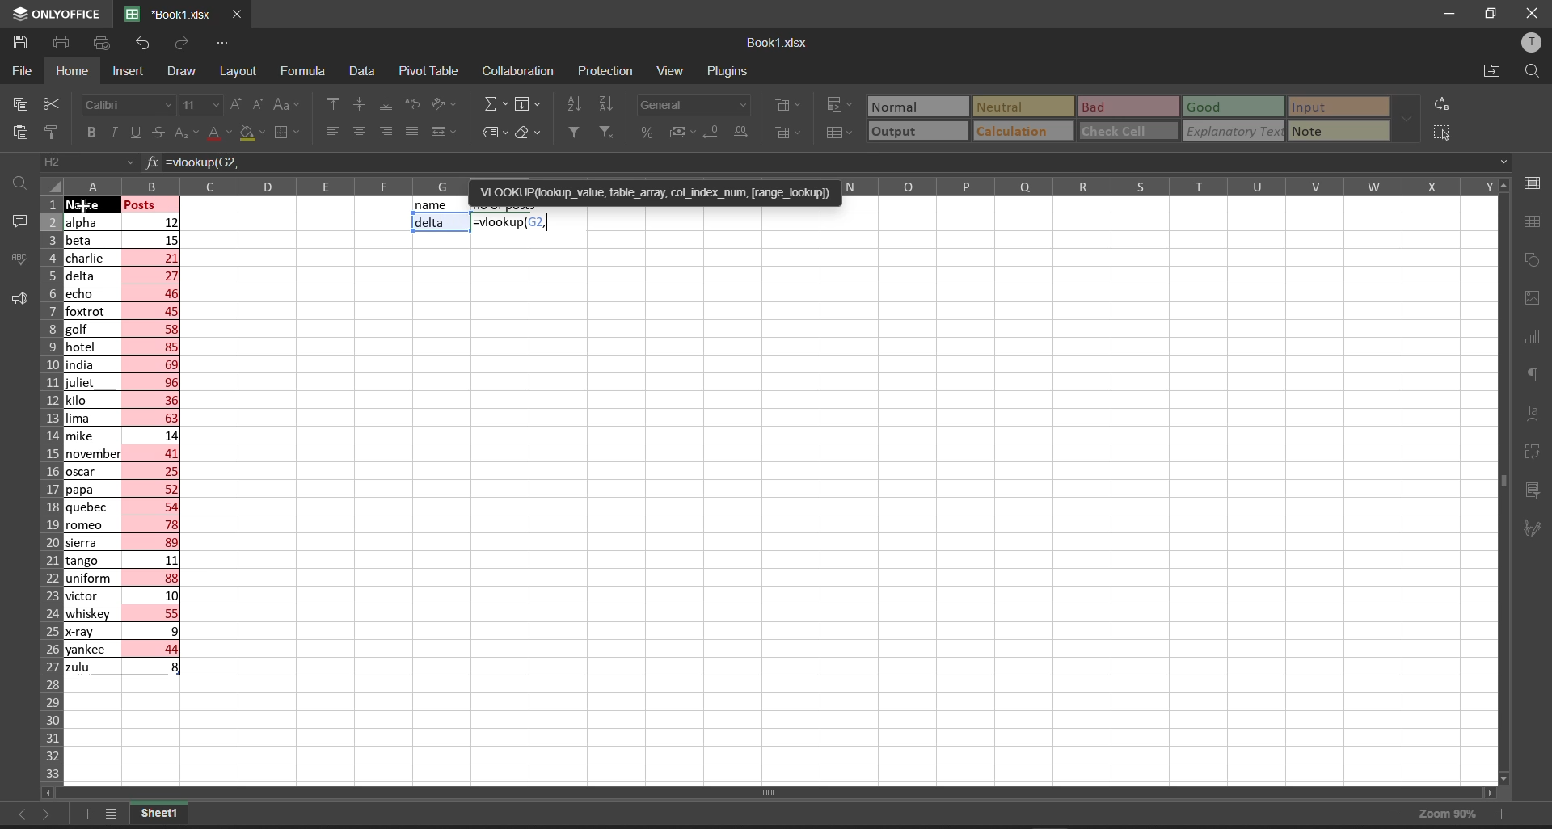 The height and width of the screenshot is (829, 1552). Describe the element at coordinates (236, 104) in the screenshot. I see `increment font size` at that location.